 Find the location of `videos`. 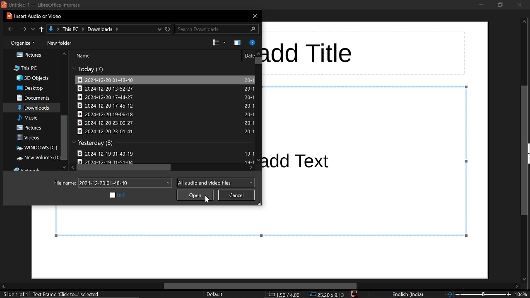

videos is located at coordinates (34, 138).